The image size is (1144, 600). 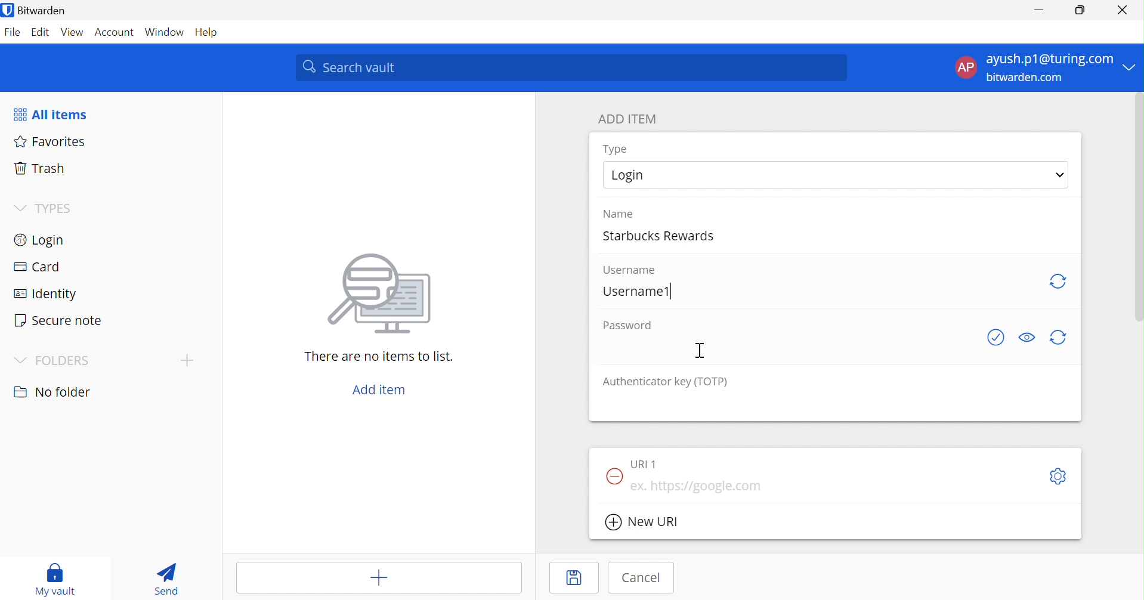 I want to click on Password, so click(x=627, y=326).